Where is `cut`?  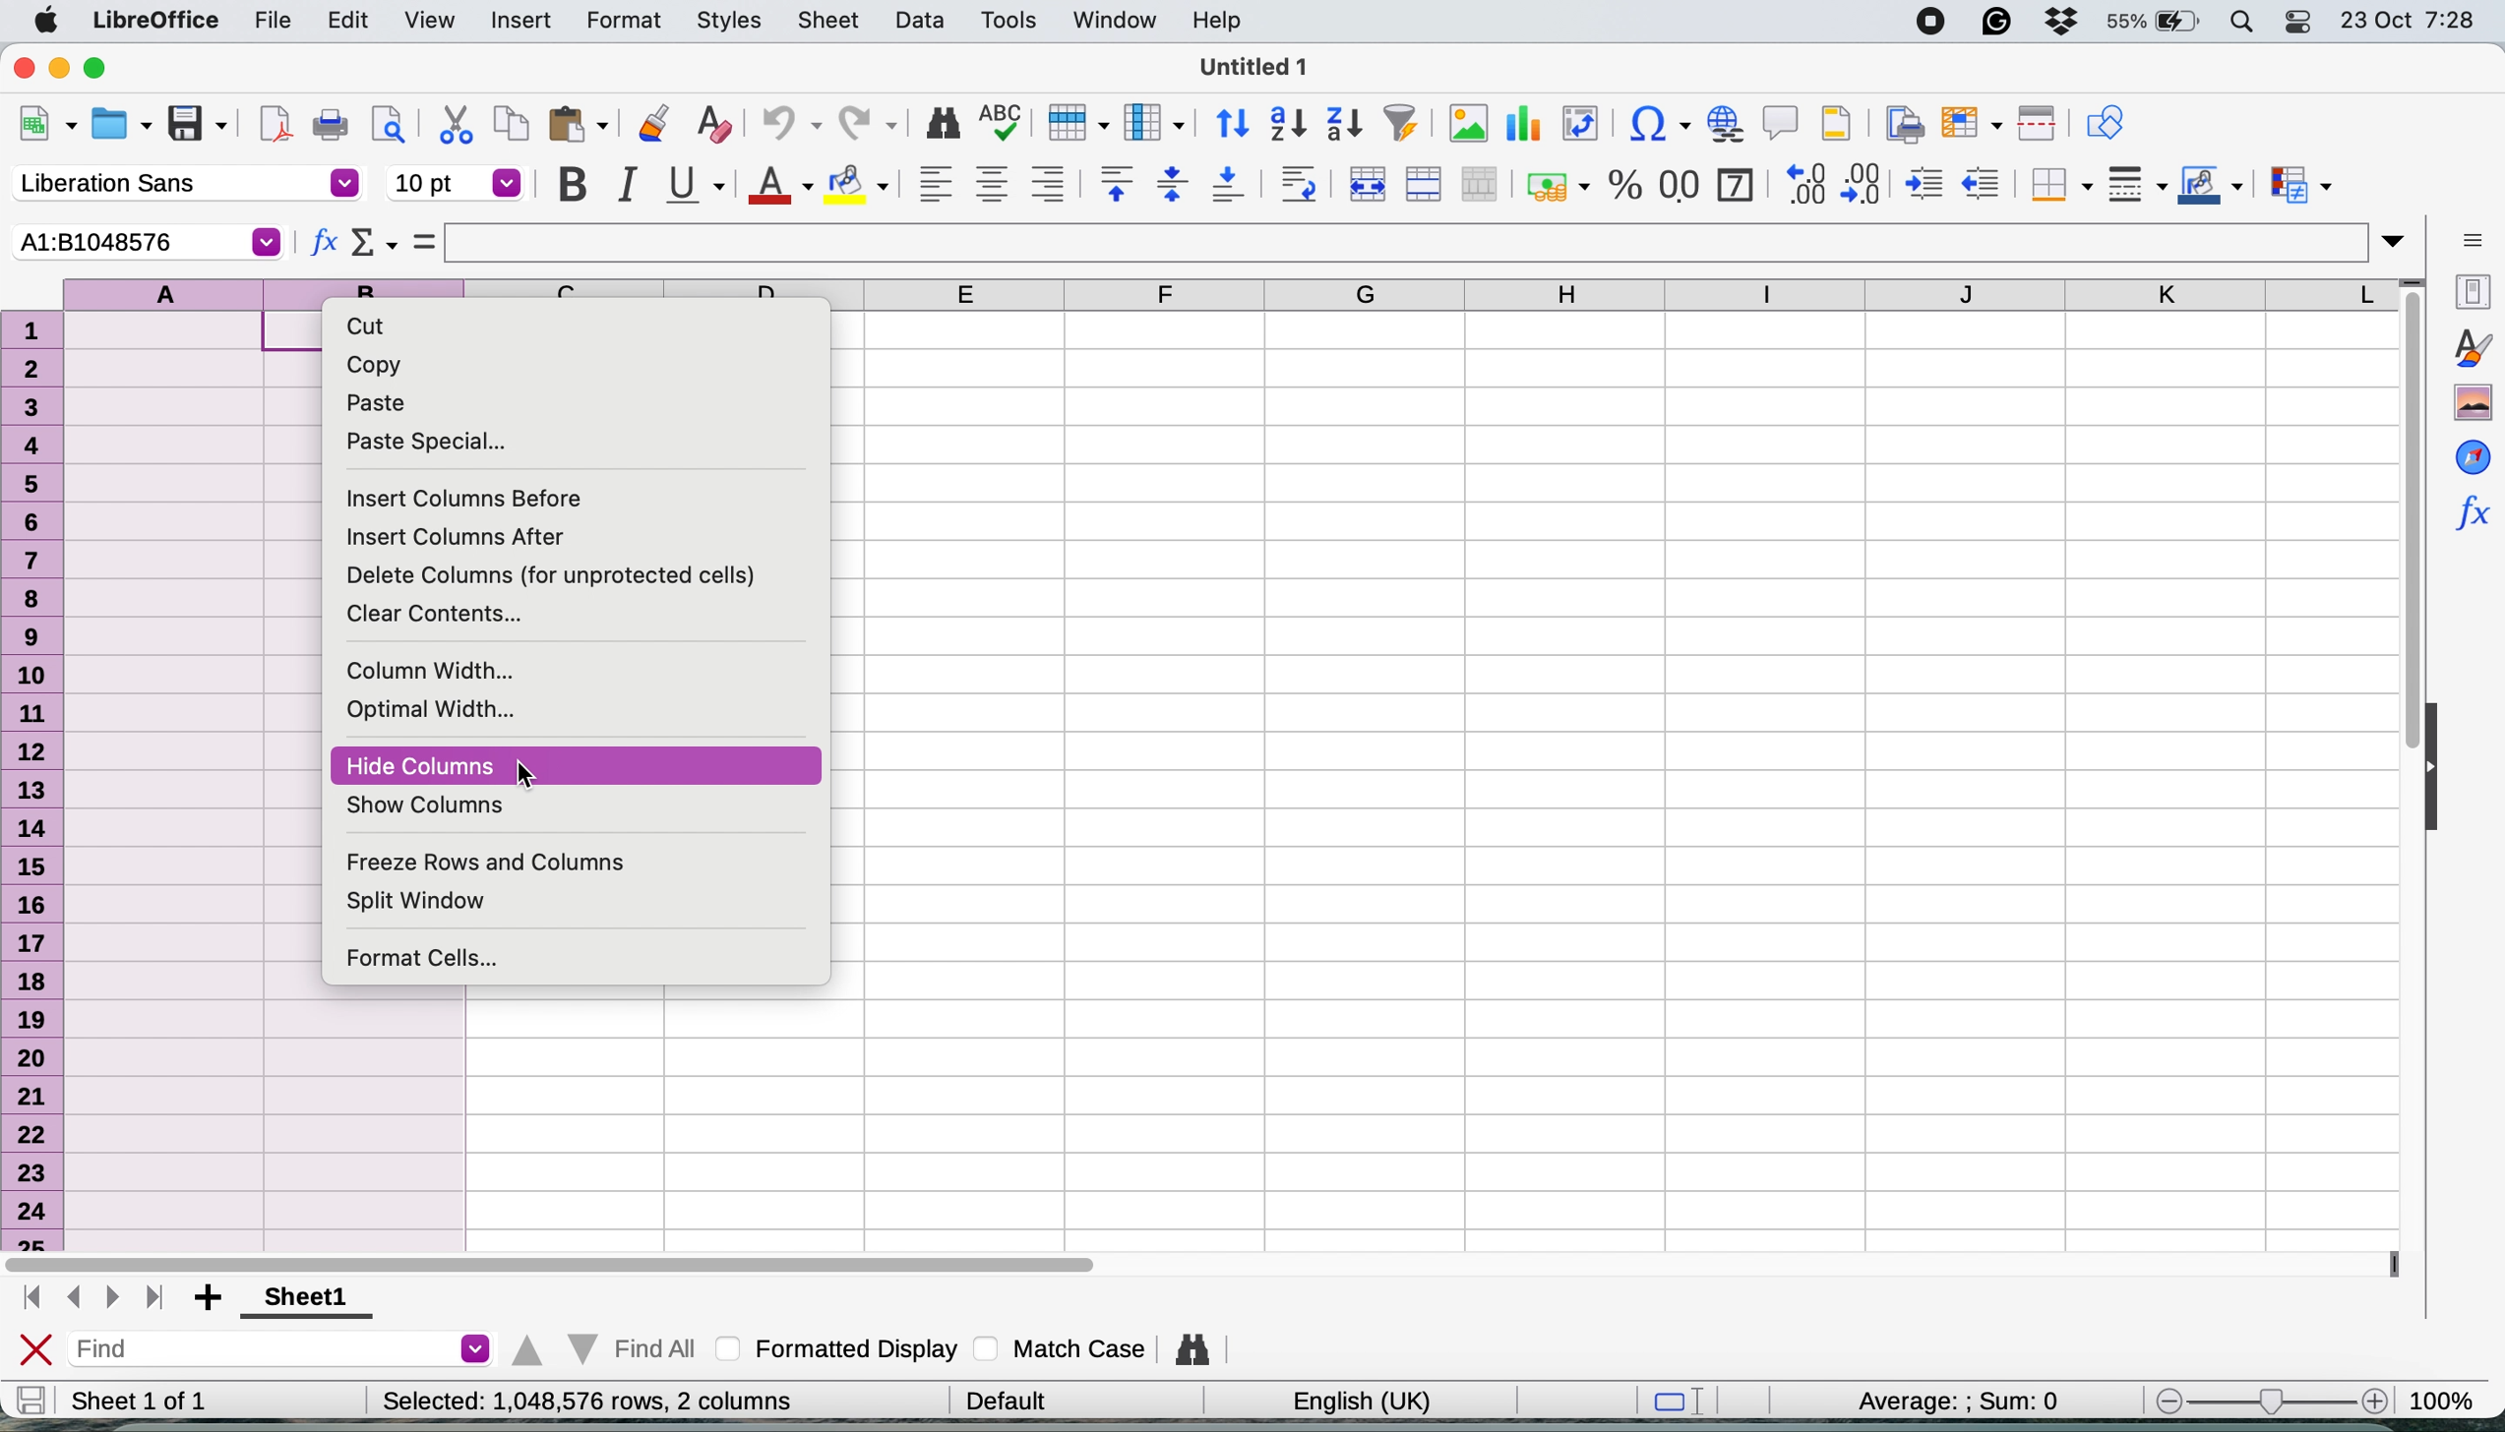 cut is located at coordinates (451, 125).